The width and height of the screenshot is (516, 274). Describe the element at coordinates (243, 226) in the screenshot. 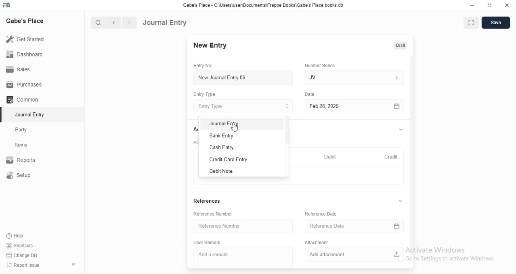

I see `Reference Number` at that location.